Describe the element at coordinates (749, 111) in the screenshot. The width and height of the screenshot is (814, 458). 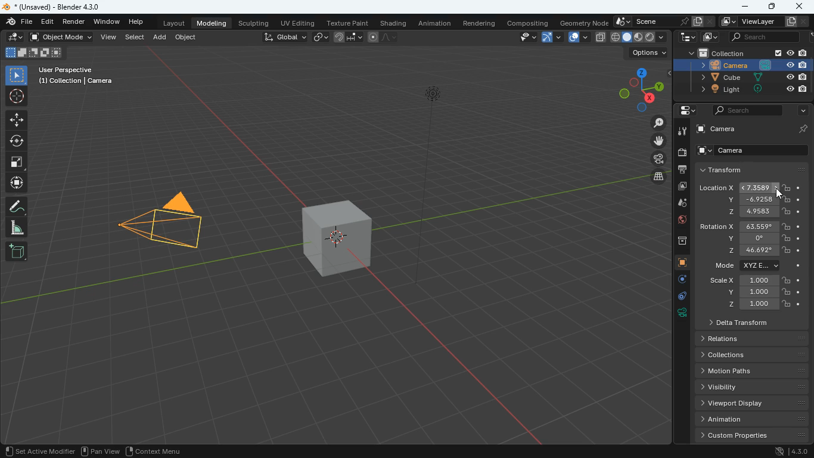
I see `search` at that location.